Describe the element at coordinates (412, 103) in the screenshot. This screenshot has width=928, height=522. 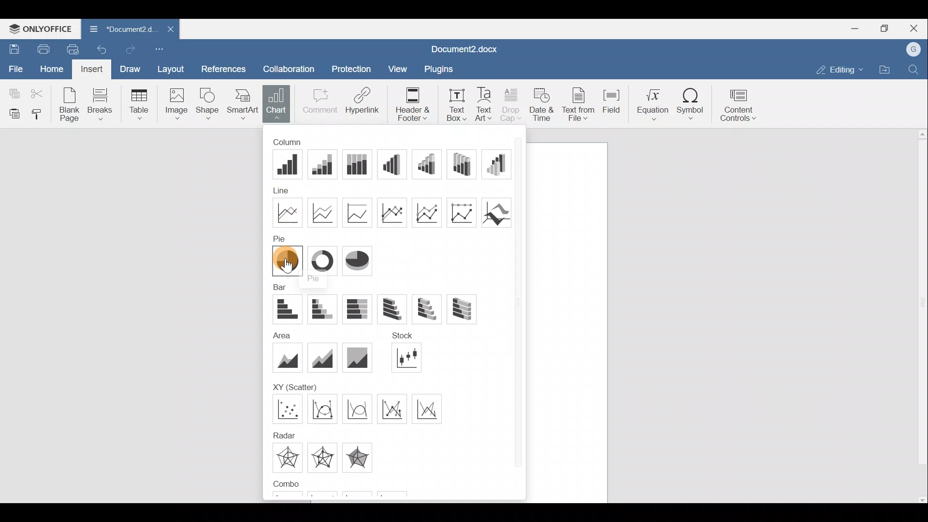
I see `Header & footer` at that location.